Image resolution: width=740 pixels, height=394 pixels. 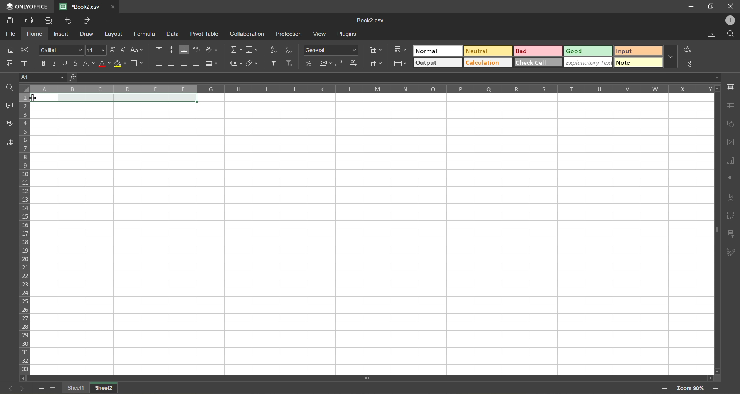 I want to click on feedback, so click(x=8, y=144).